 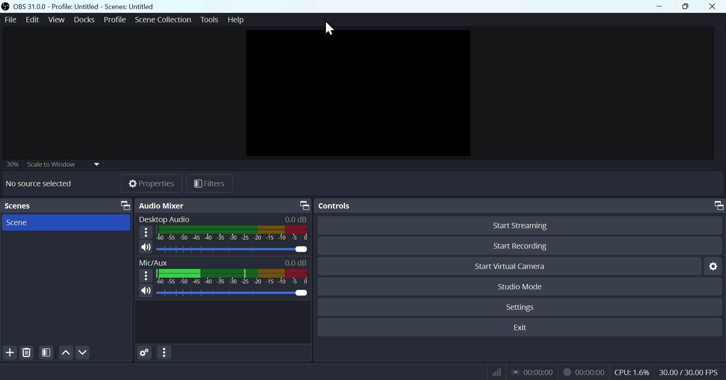 What do you see at coordinates (584, 372) in the screenshot?
I see `Recording Status` at bounding box center [584, 372].